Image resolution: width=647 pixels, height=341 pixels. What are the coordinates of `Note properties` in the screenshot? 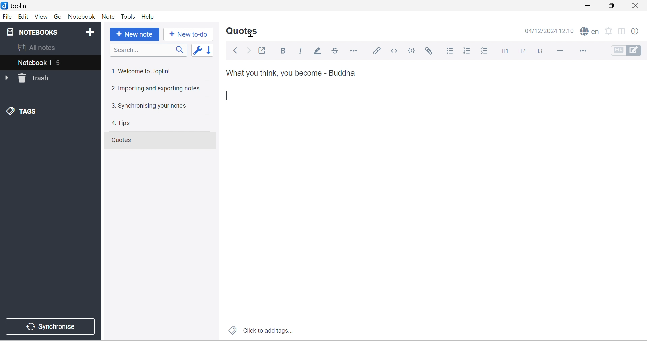 It's located at (639, 30).